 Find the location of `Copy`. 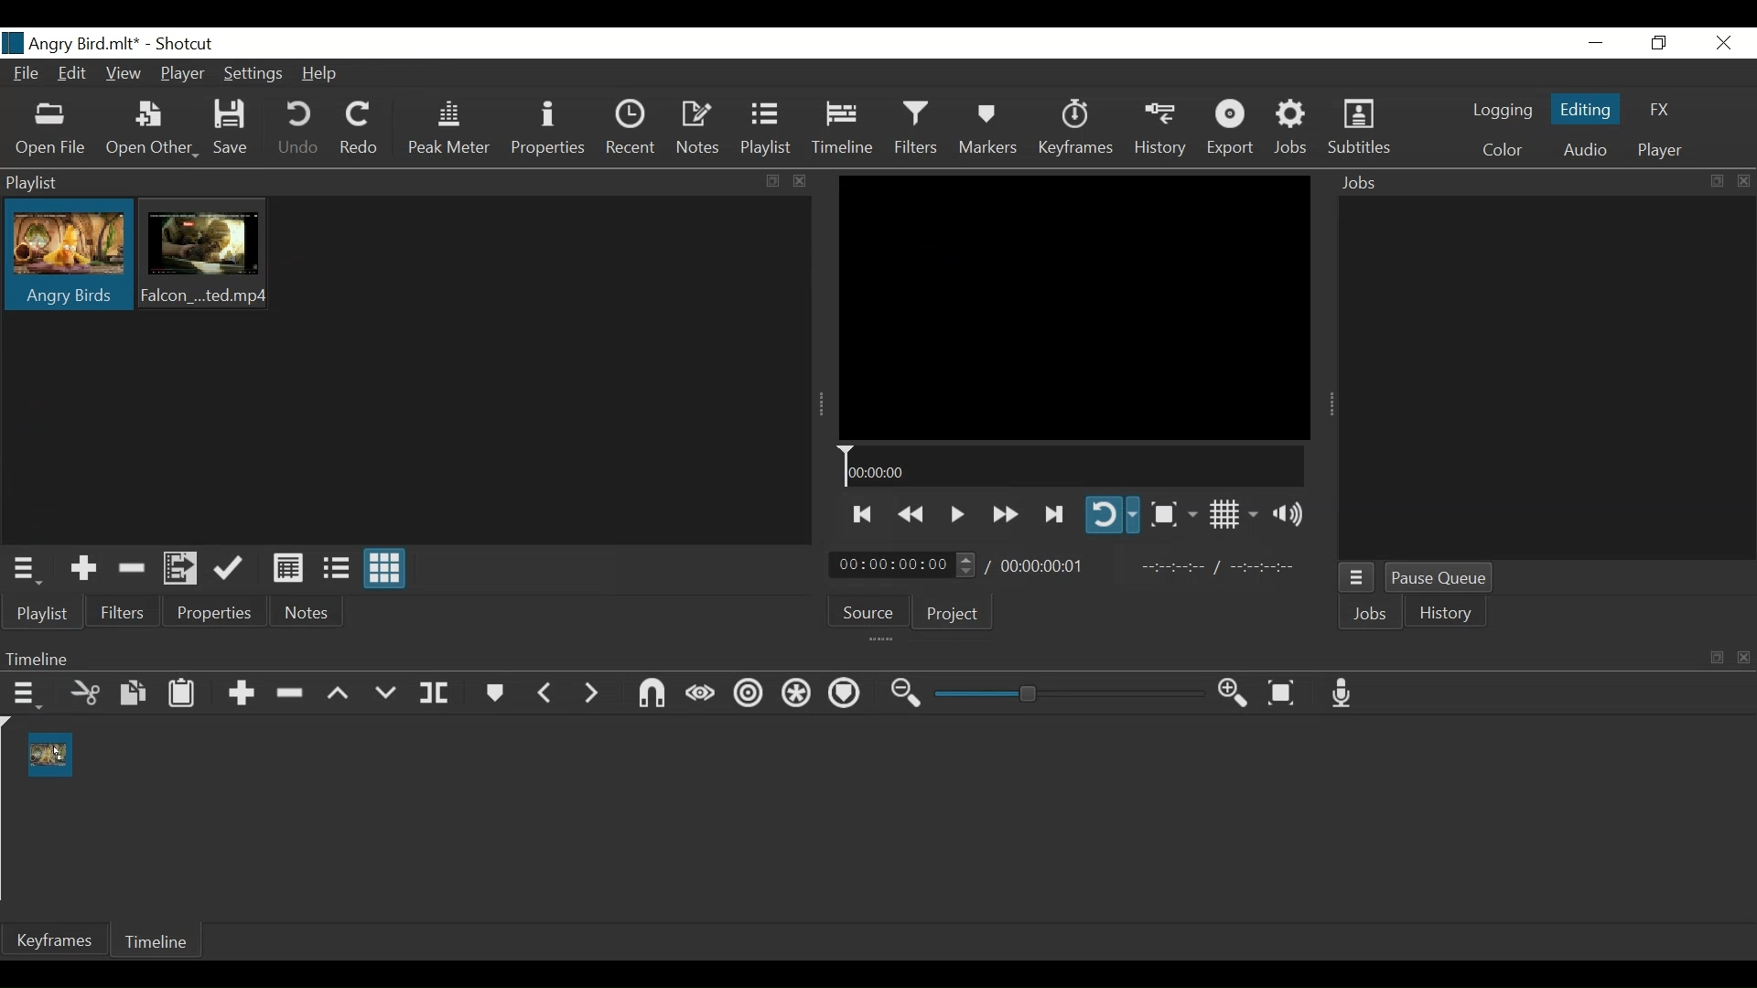

Copy is located at coordinates (131, 693).